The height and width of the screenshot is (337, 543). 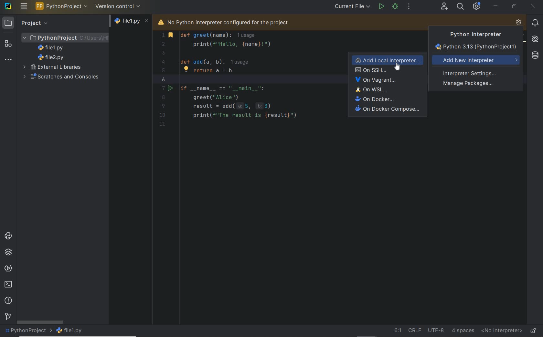 I want to click on more actions, so click(x=409, y=7).